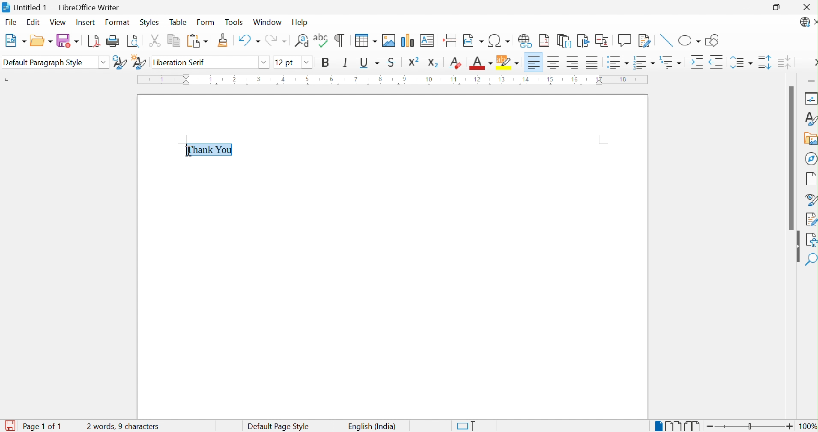 The width and height of the screenshot is (818, 432). What do you see at coordinates (58, 23) in the screenshot?
I see `View` at bounding box center [58, 23].